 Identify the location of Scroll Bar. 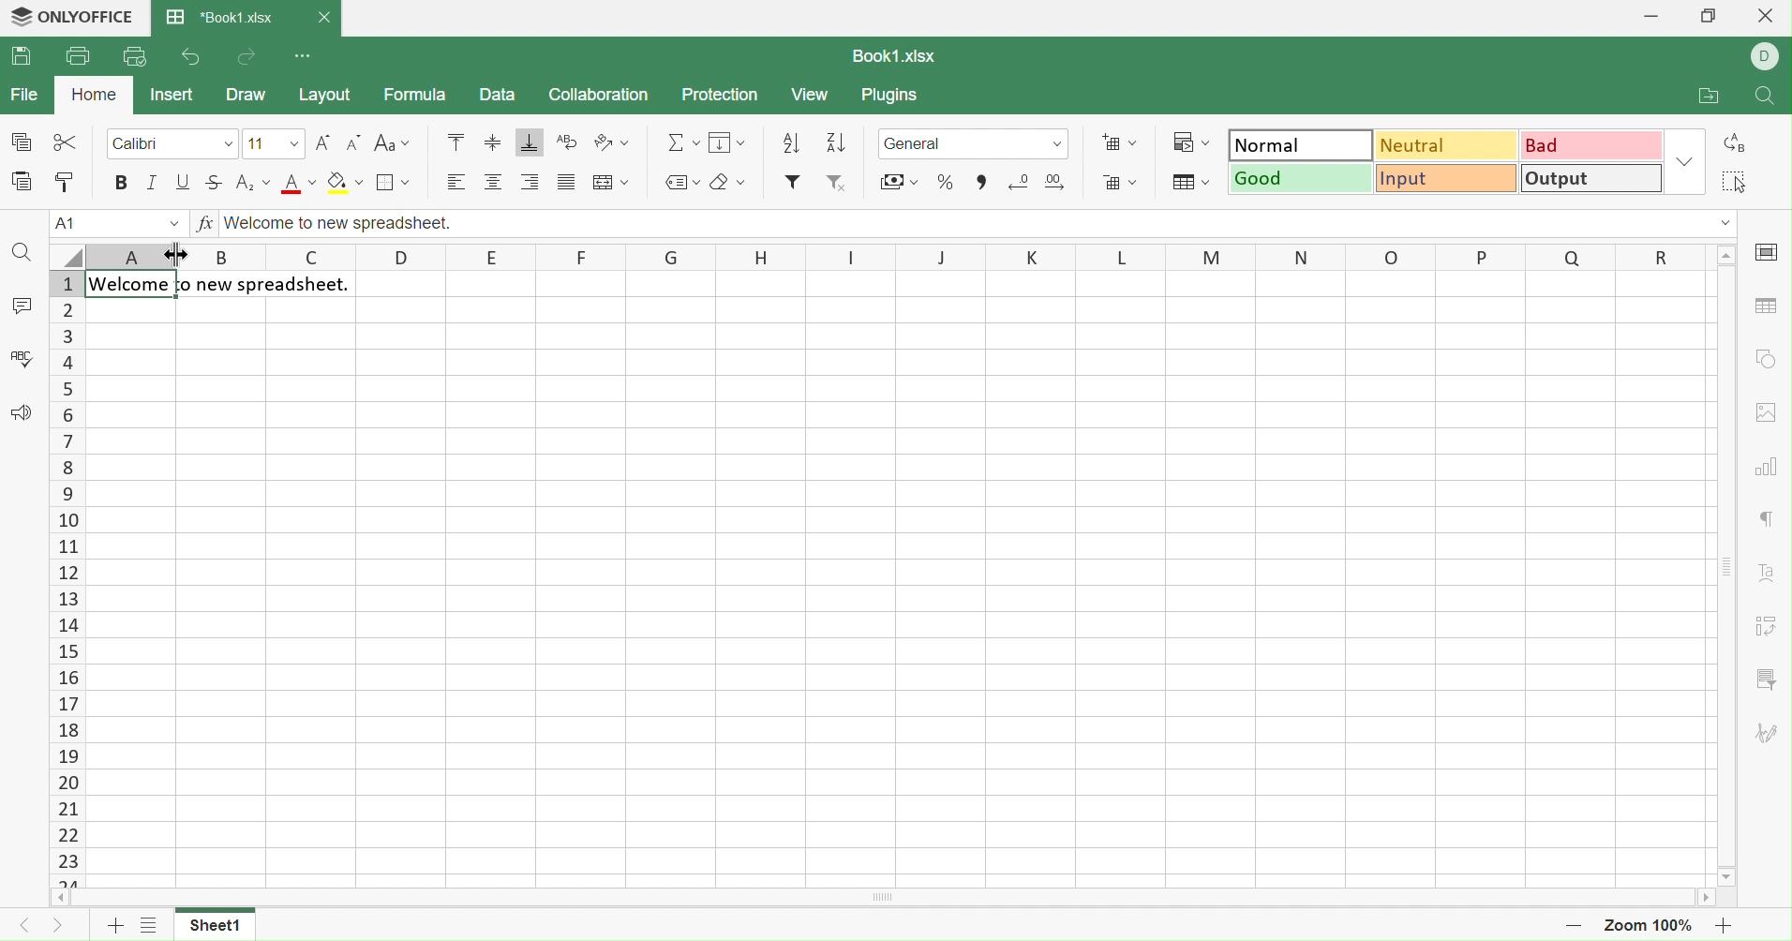
(1726, 566).